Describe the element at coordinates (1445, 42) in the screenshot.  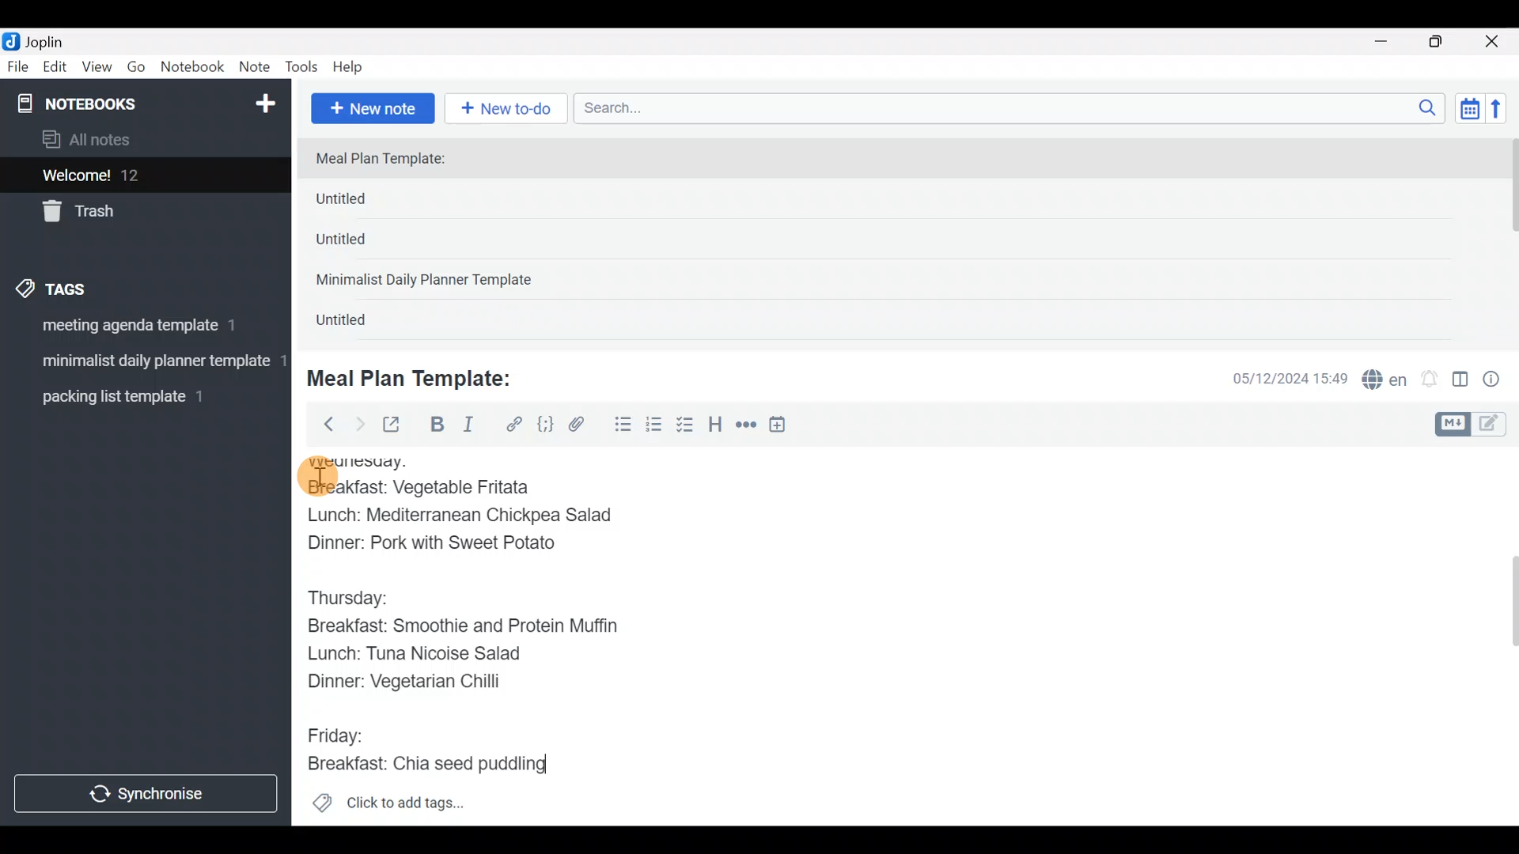
I see `Maximize` at that location.